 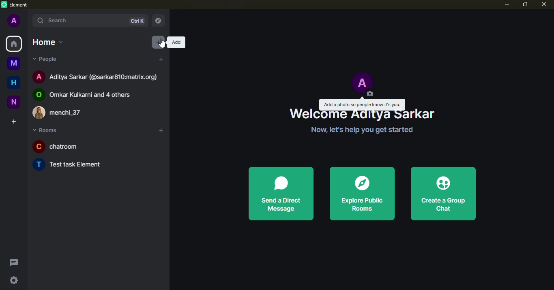 What do you see at coordinates (48, 59) in the screenshot?
I see `people` at bounding box center [48, 59].